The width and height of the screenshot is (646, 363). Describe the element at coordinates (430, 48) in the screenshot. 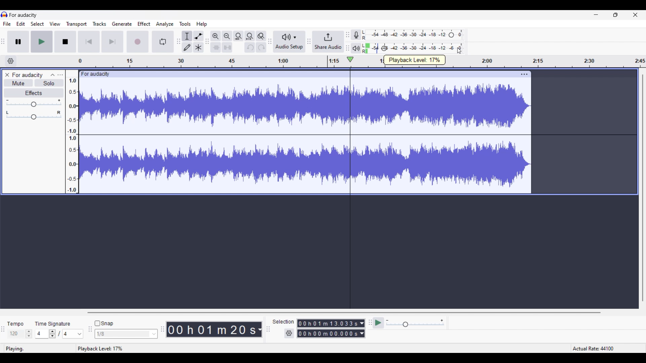

I see `Playback level` at that location.